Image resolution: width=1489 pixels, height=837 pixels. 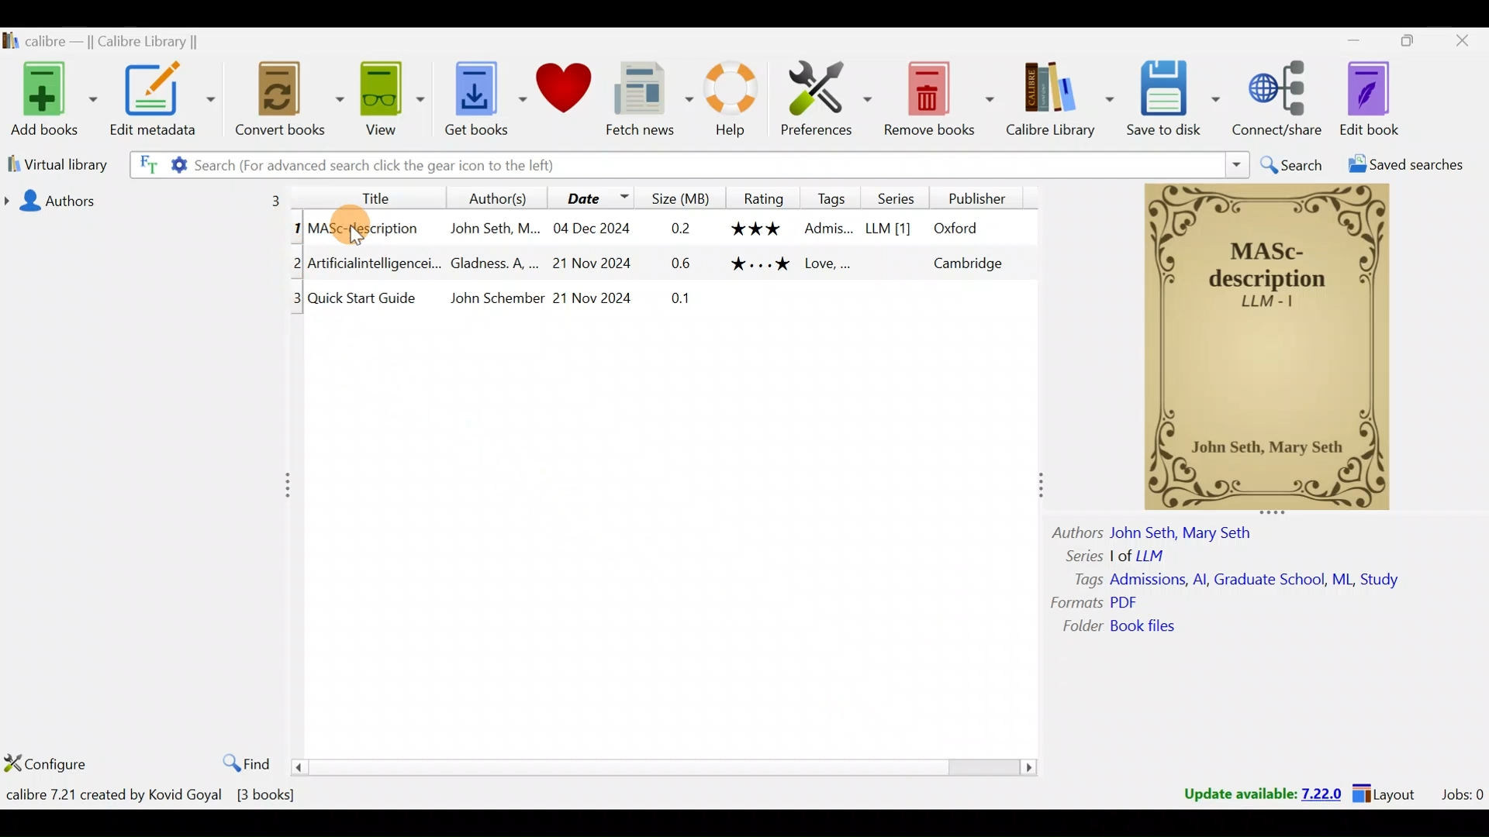 What do you see at coordinates (680, 195) in the screenshot?
I see `Size` at bounding box center [680, 195].